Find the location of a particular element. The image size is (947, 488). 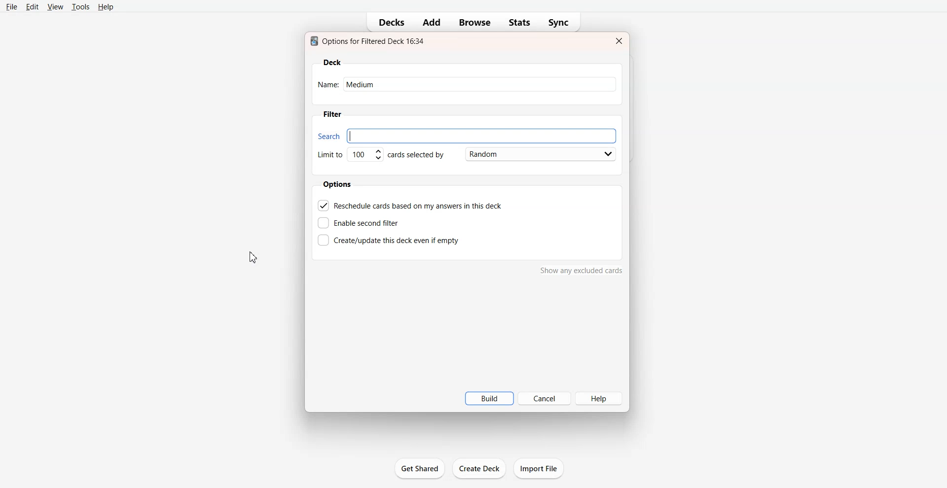

Reschedule cards based on my answer is located at coordinates (411, 205).